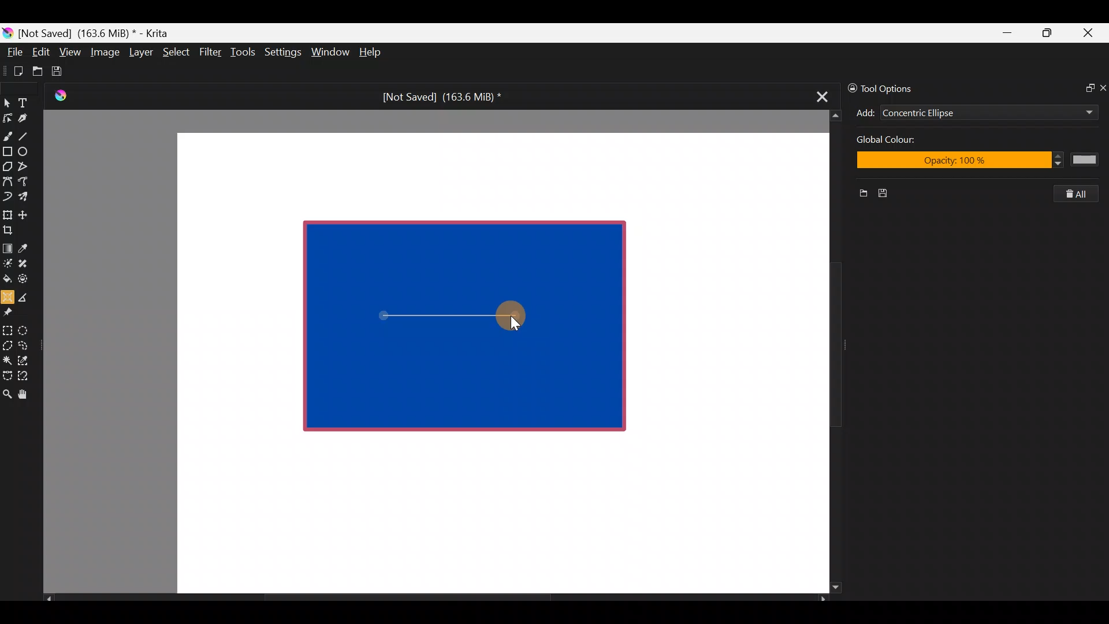 This screenshot has width=1109, height=624. What do you see at coordinates (8, 262) in the screenshot?
I see `Colourise mask tool` at bounding box center [8, 262].